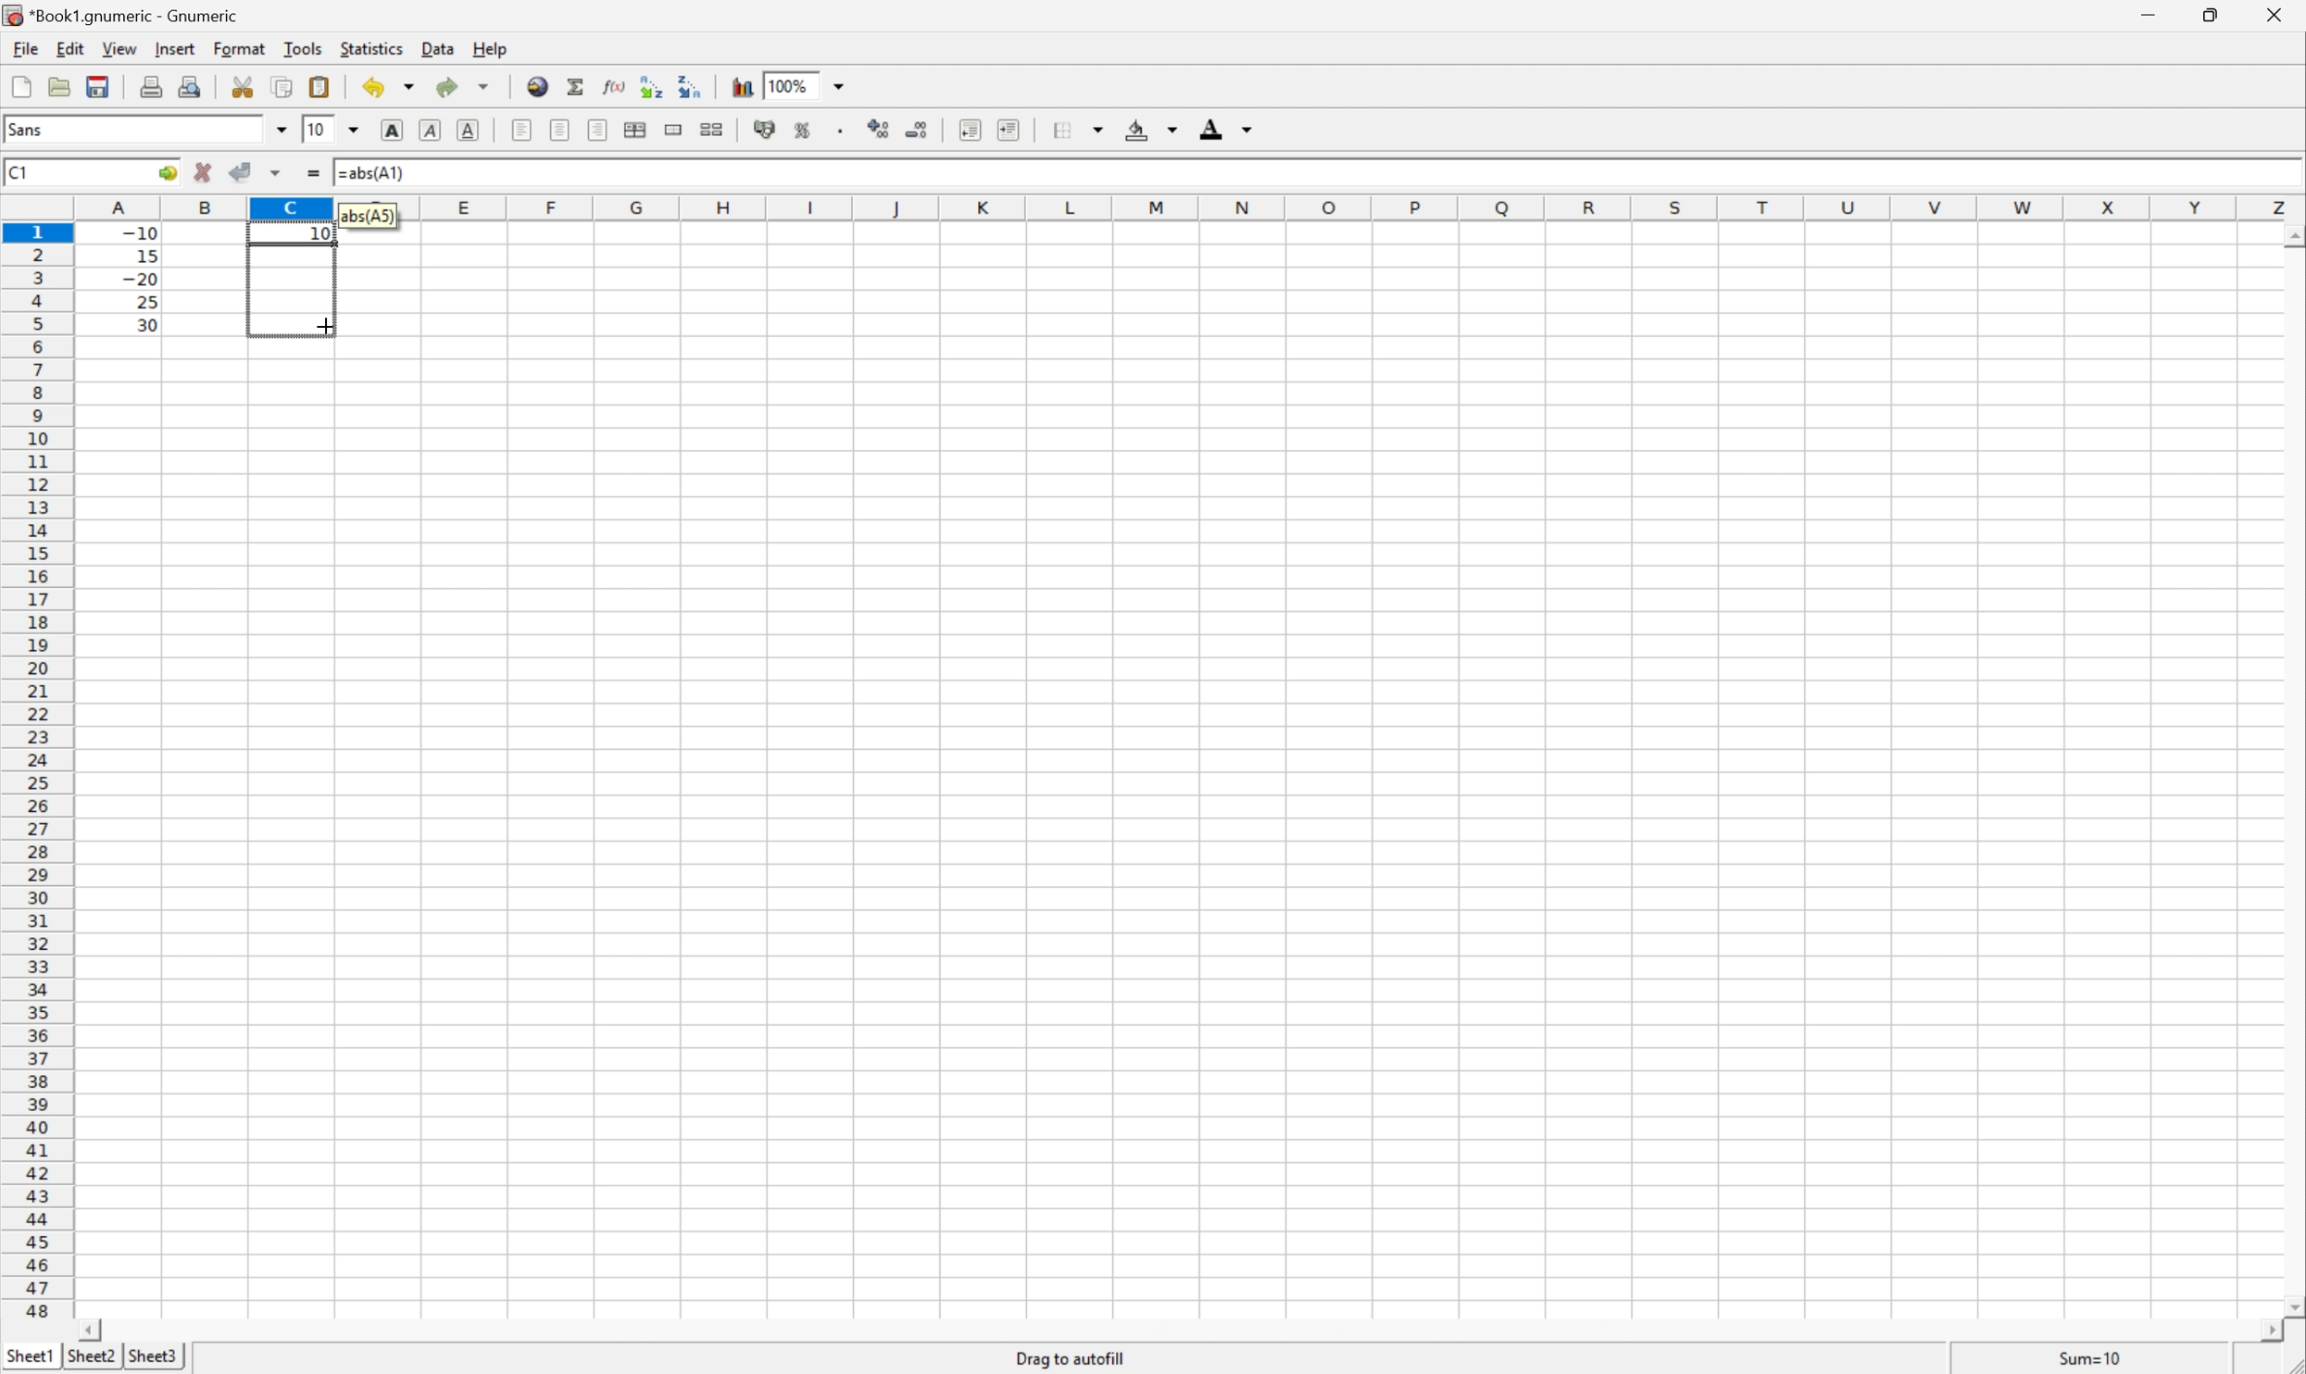  What do you see at coordinates (305, 47) in the screenshot?
I see `Tools` at bounding box center [305, 47].